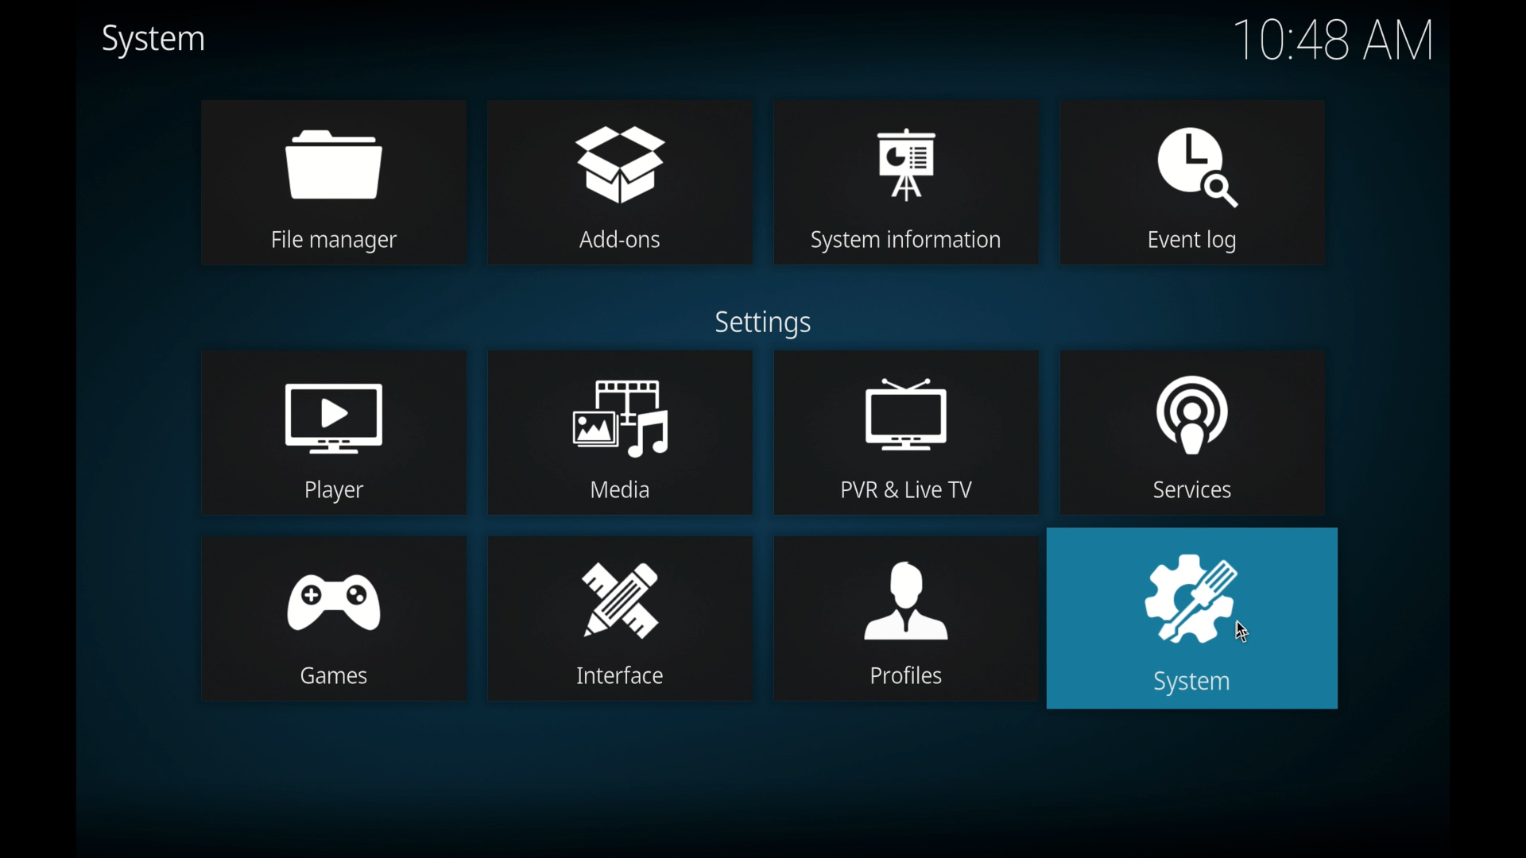  I want to click on interface, so click(621, 619).